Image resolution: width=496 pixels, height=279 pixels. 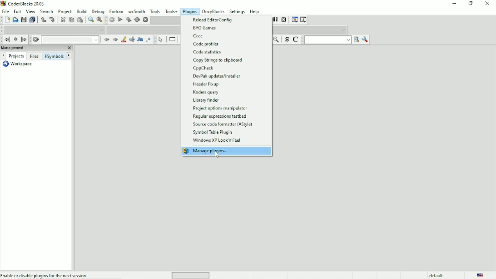 I want to click on Replace, so click(x=99, y=20).